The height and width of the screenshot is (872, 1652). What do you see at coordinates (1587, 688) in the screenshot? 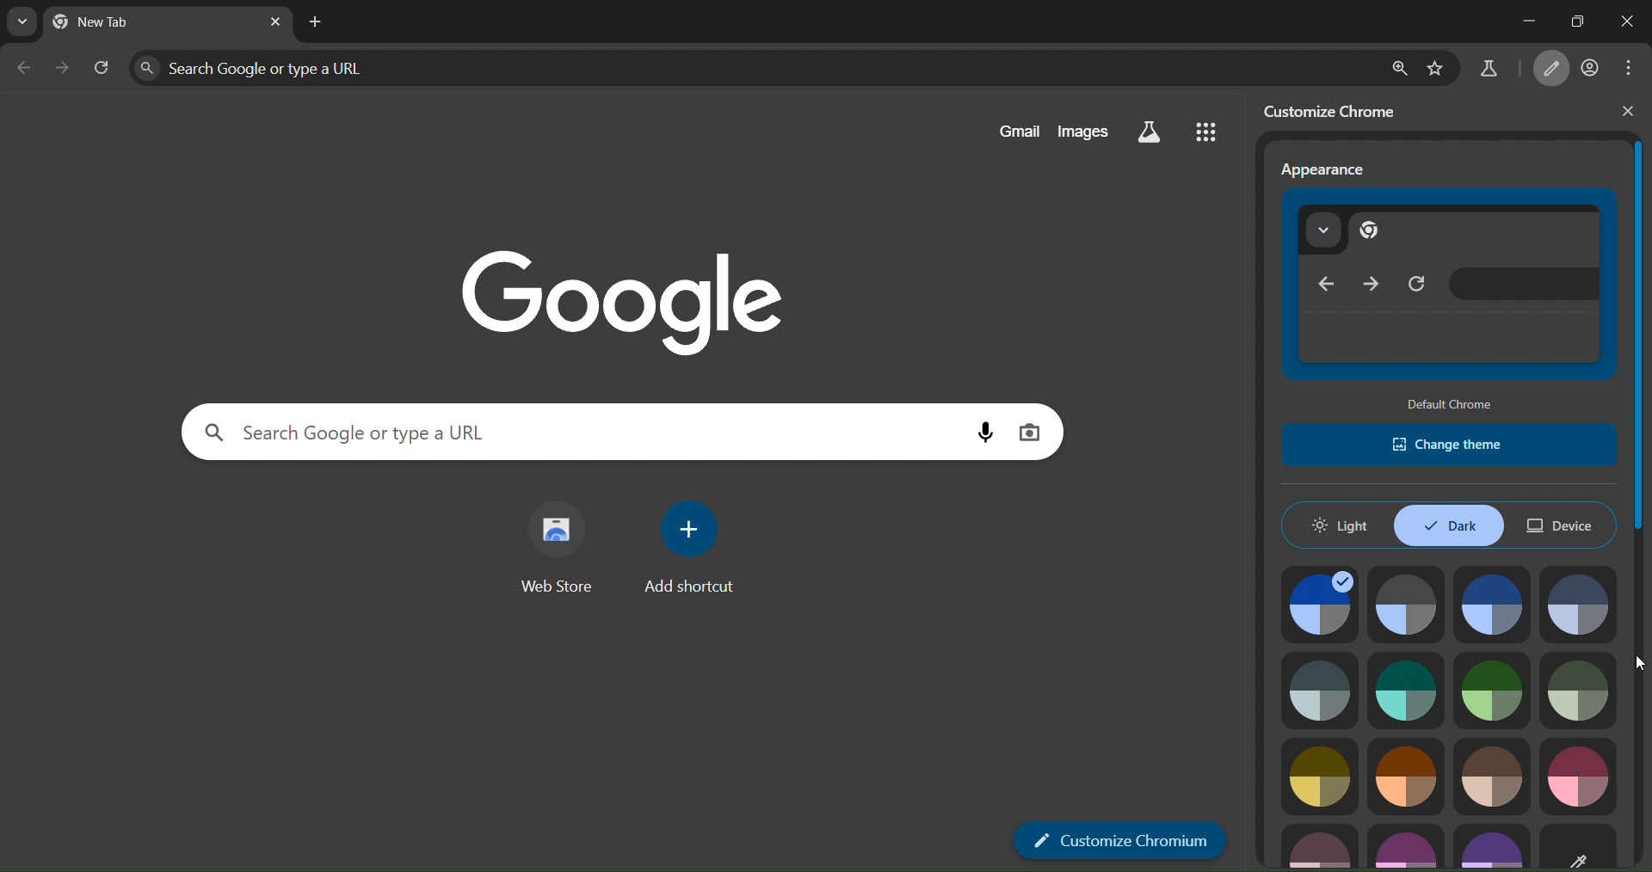
I see `theme` at bounding box center [1587, 688].